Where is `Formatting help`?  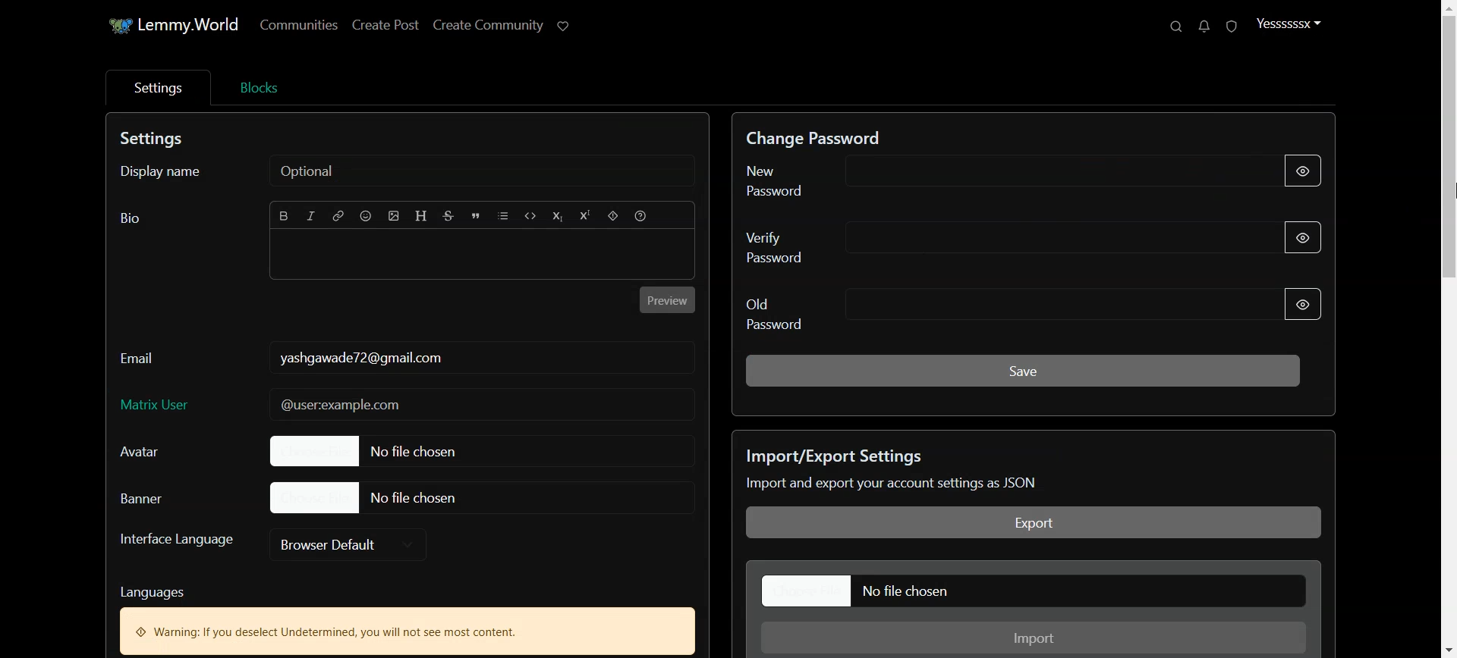
Formatting help is located at coordinates (640, 216).